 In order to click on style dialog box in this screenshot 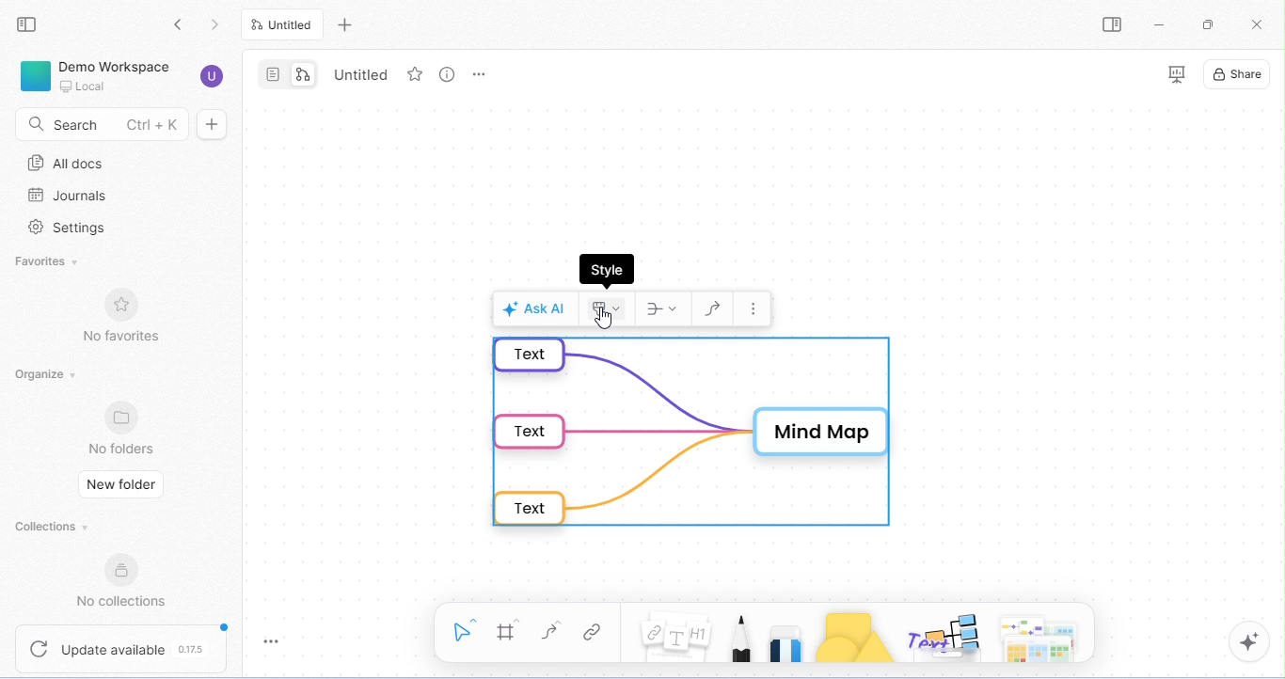, I will do `click(606, 269)`.